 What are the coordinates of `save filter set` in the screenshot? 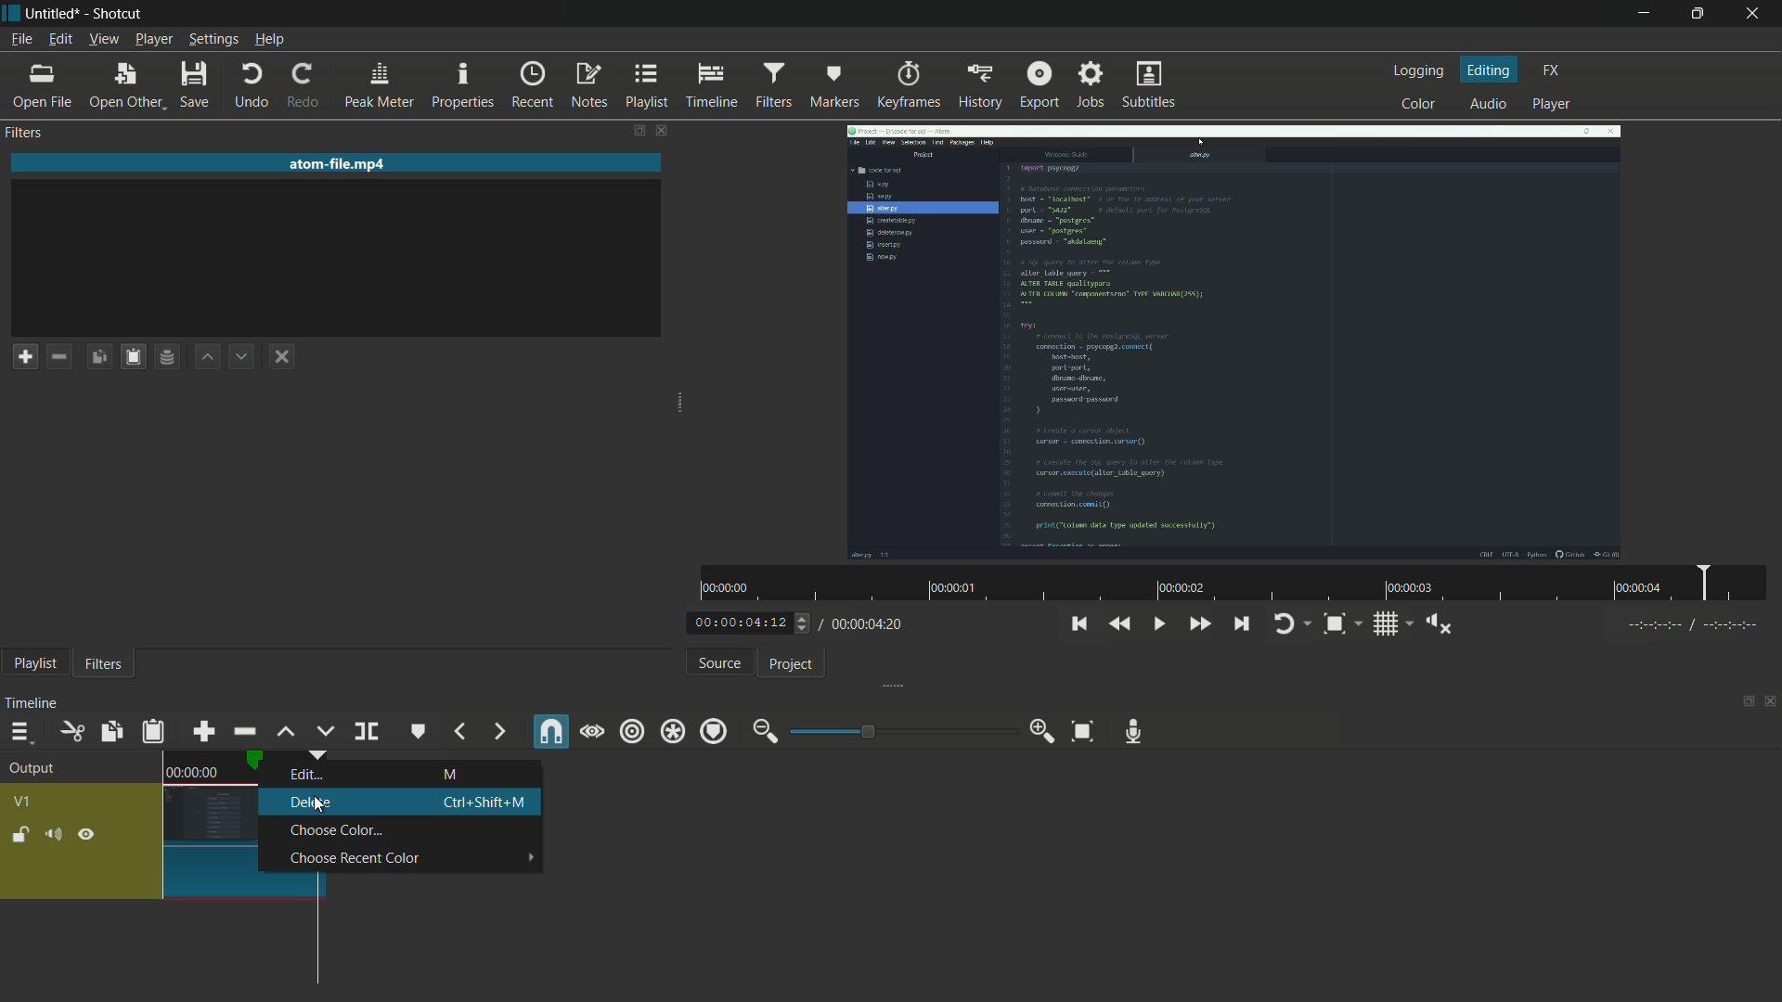 It's located at (165, 356).